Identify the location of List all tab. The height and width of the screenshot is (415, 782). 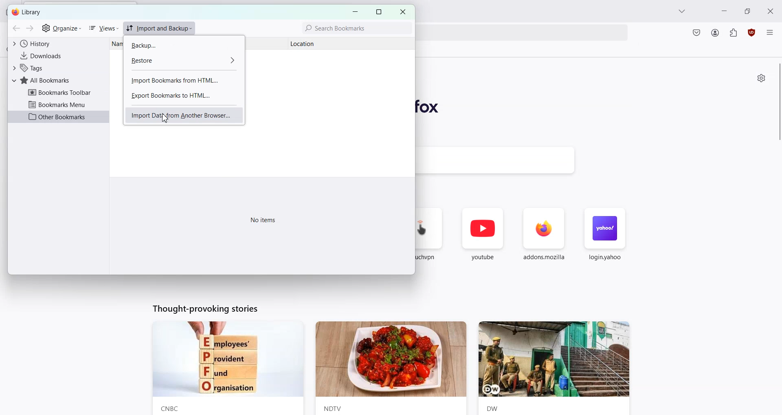
(683, 11).